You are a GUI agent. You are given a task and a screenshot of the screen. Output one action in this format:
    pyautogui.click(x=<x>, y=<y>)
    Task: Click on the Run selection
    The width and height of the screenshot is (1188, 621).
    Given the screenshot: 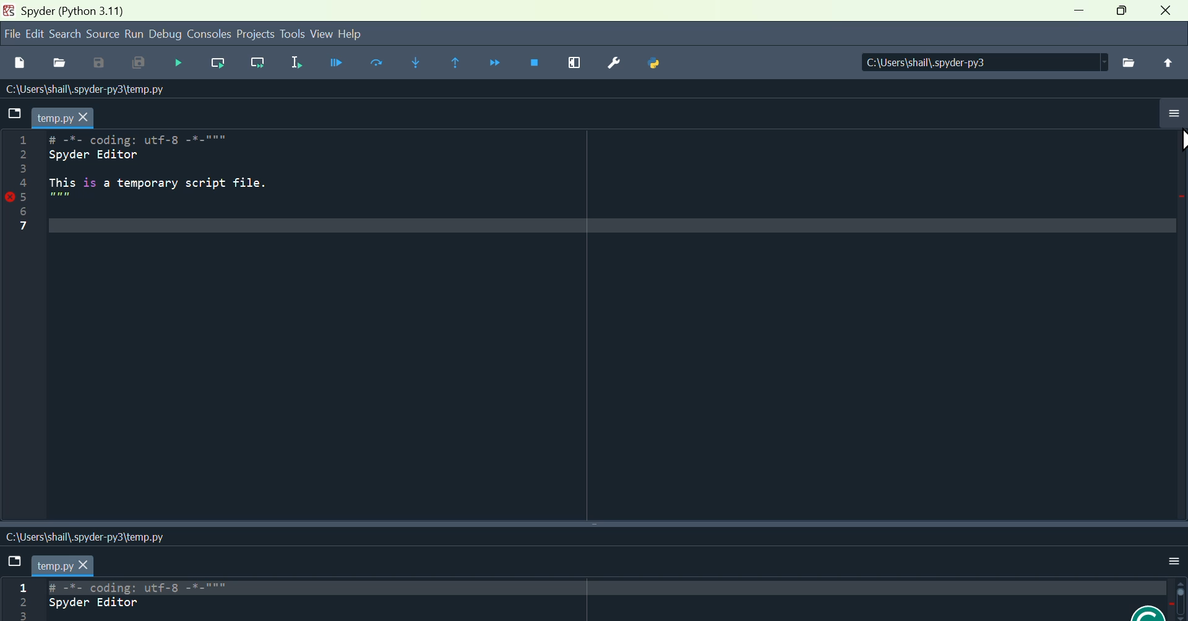 What is the action you would take?
    pyautogui.click(x=294, y=65)
    